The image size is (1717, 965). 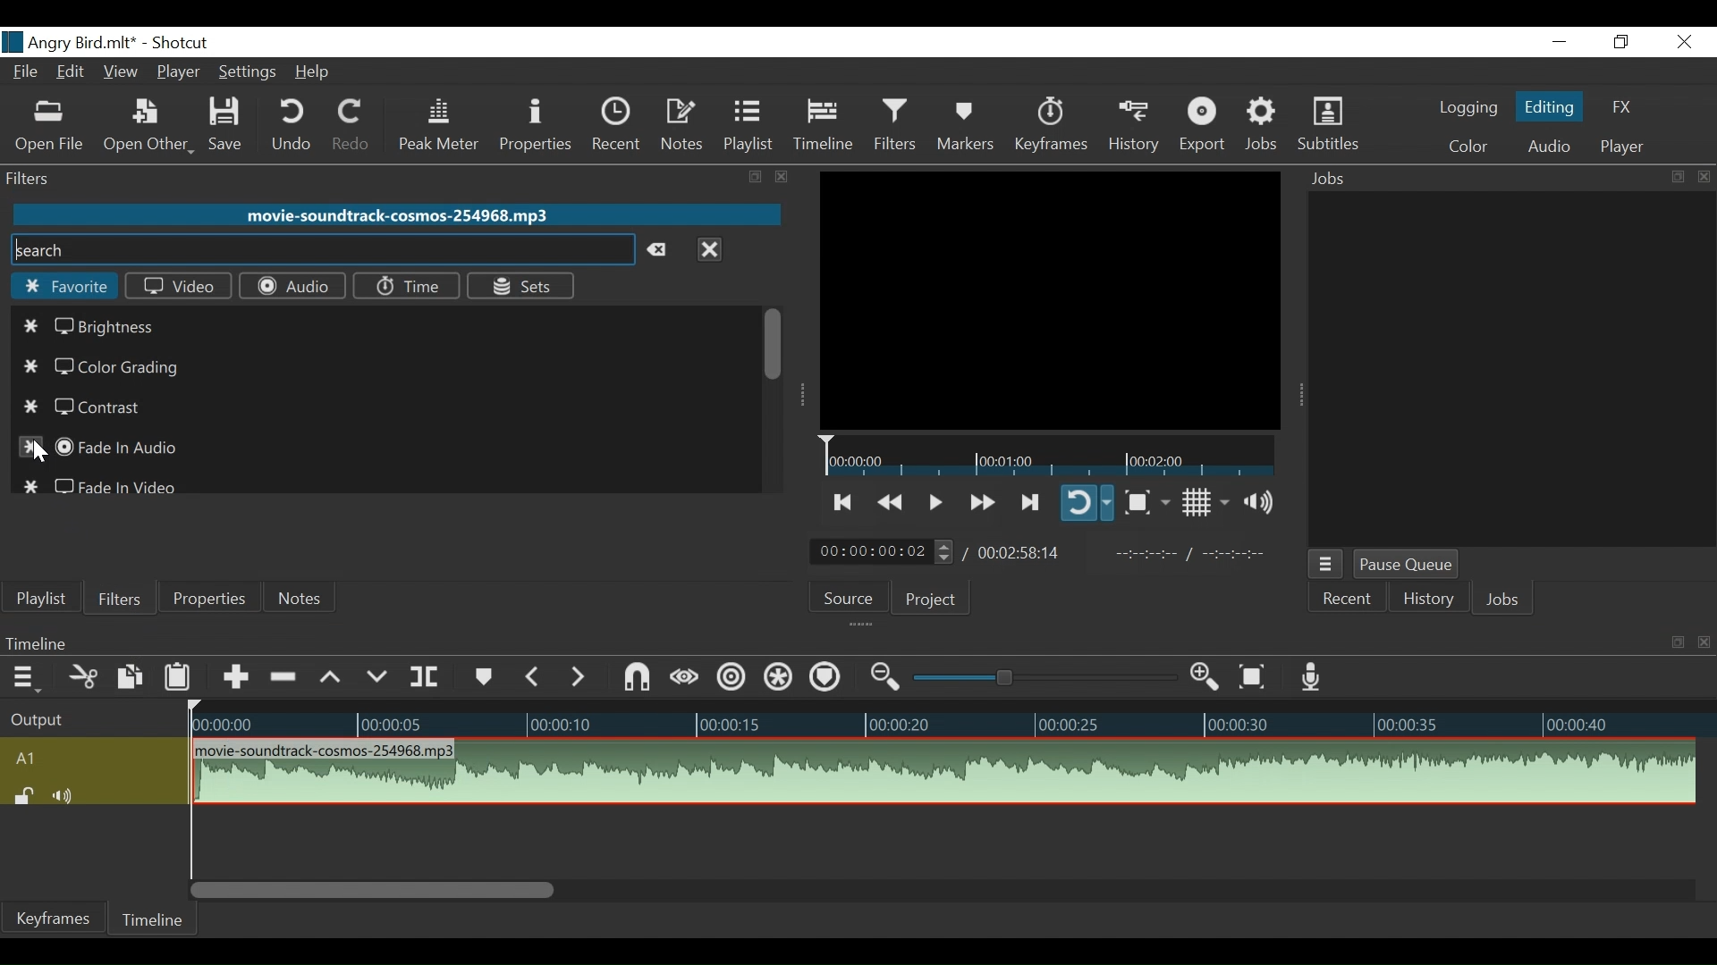 I want to click on View, so click(x=121, y=74).